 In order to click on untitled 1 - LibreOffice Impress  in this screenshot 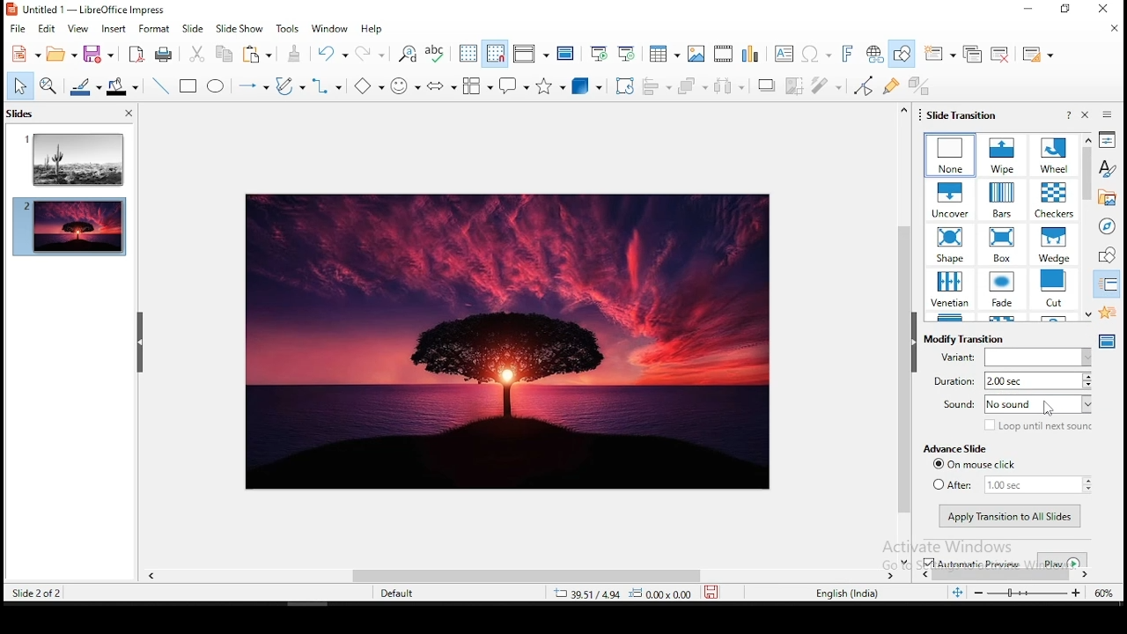, I will do `click(86, 10)`.